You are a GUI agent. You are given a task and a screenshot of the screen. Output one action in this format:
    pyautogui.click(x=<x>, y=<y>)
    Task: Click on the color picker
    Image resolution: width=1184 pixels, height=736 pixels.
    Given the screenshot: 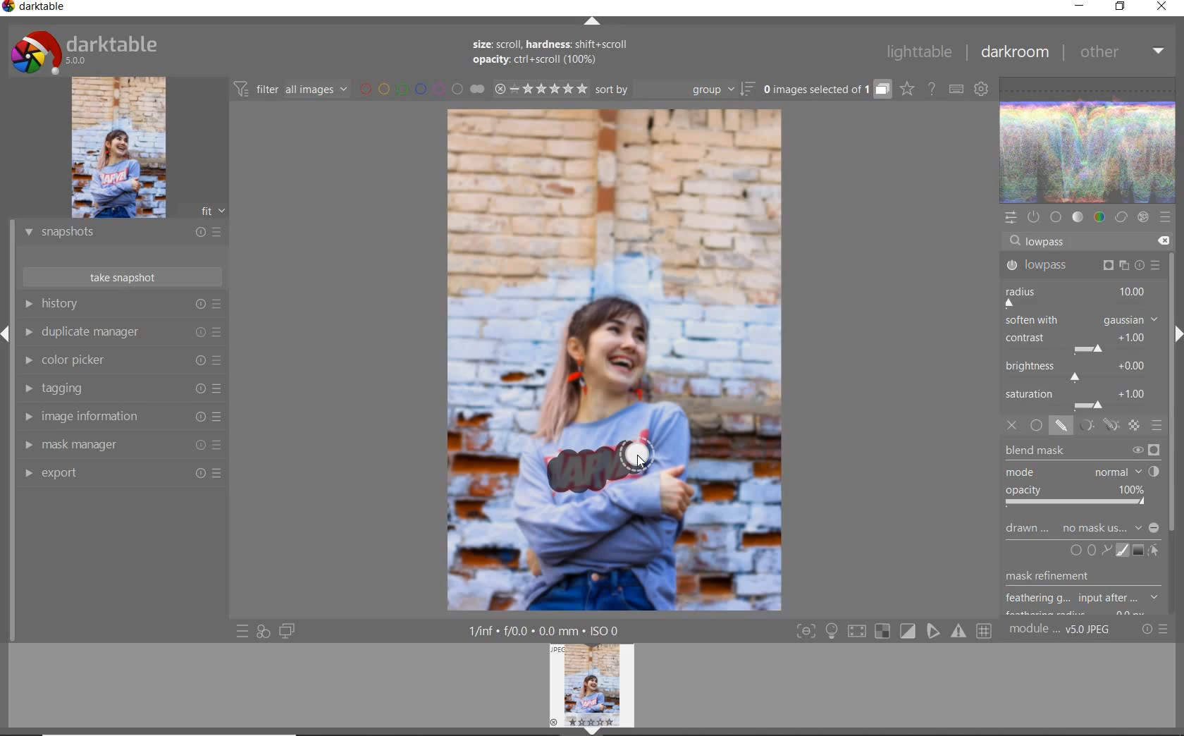 What is the action you would take?
    pyautogui.click(x=120, y=362)
    